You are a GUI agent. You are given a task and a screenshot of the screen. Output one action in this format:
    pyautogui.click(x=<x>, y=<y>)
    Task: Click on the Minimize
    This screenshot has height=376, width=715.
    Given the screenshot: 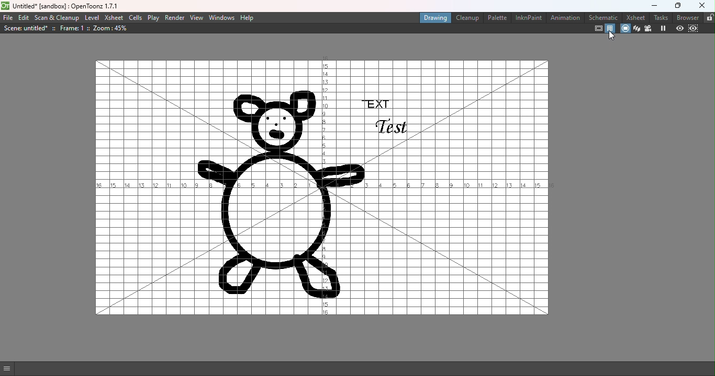 What is the action you would take?
    pyautogui.click(x=651, y=6)
    